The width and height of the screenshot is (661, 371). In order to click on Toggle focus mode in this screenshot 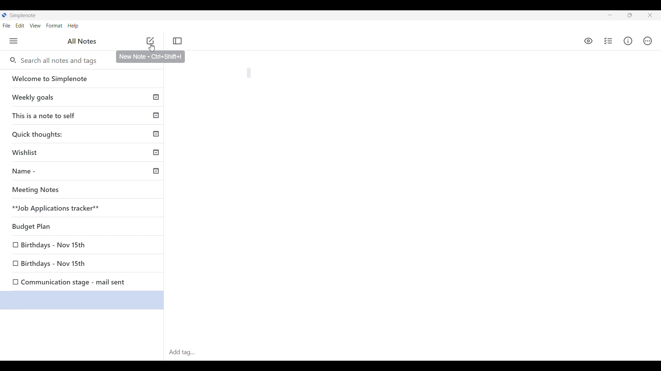, I will do `click(177, 41)`.